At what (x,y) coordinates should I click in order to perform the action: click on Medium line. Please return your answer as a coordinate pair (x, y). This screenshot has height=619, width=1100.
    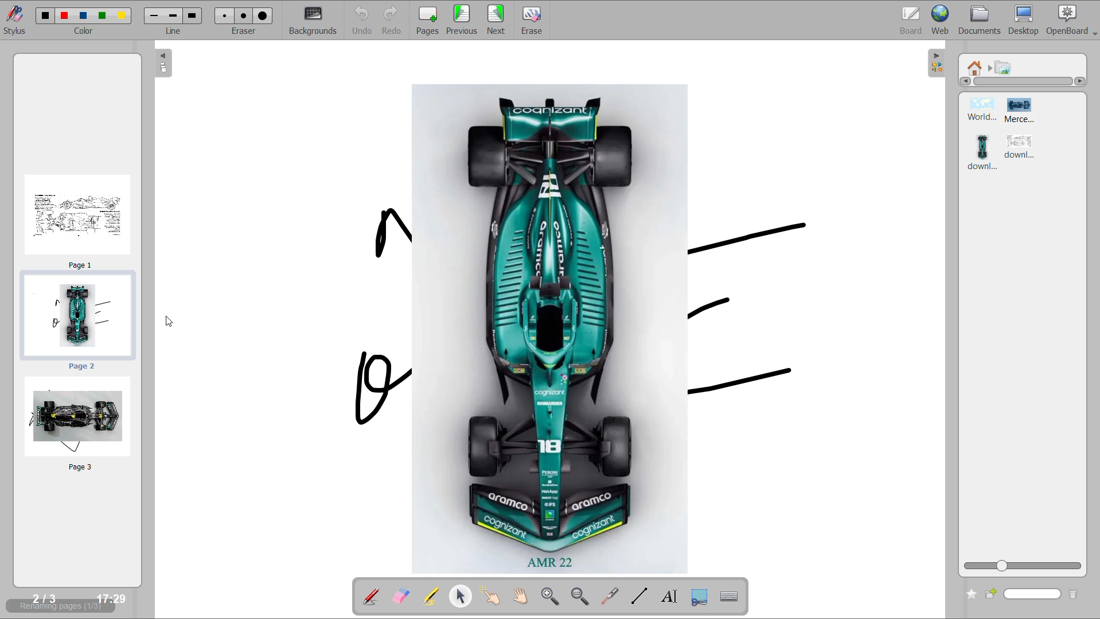
    Looking at the image, I should click on (173, 15).